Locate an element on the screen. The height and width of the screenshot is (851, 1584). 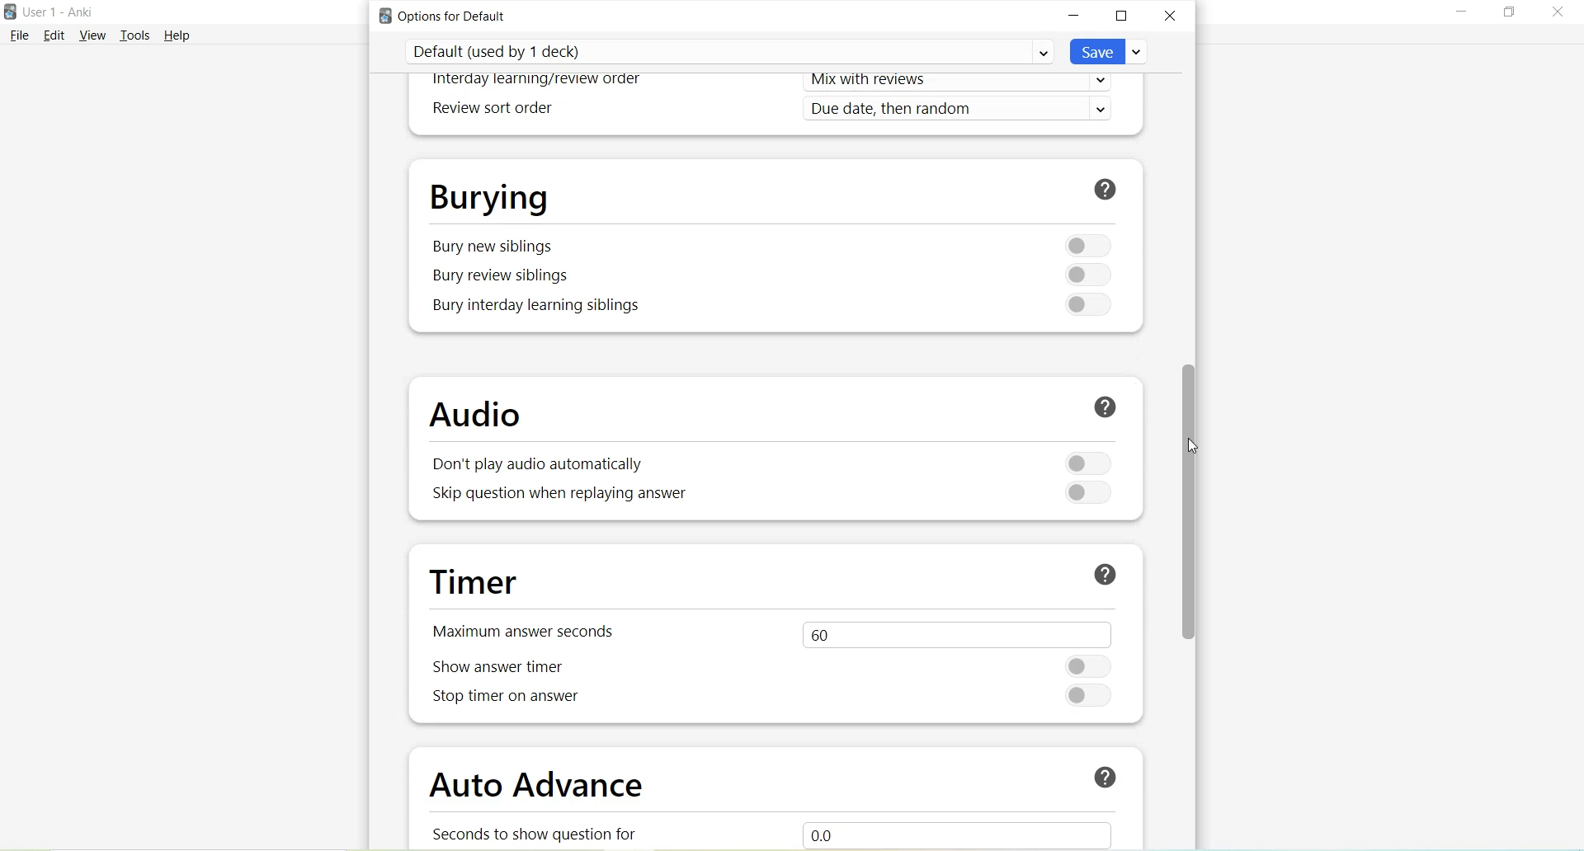
Timer is located at coordinates (480, 583).